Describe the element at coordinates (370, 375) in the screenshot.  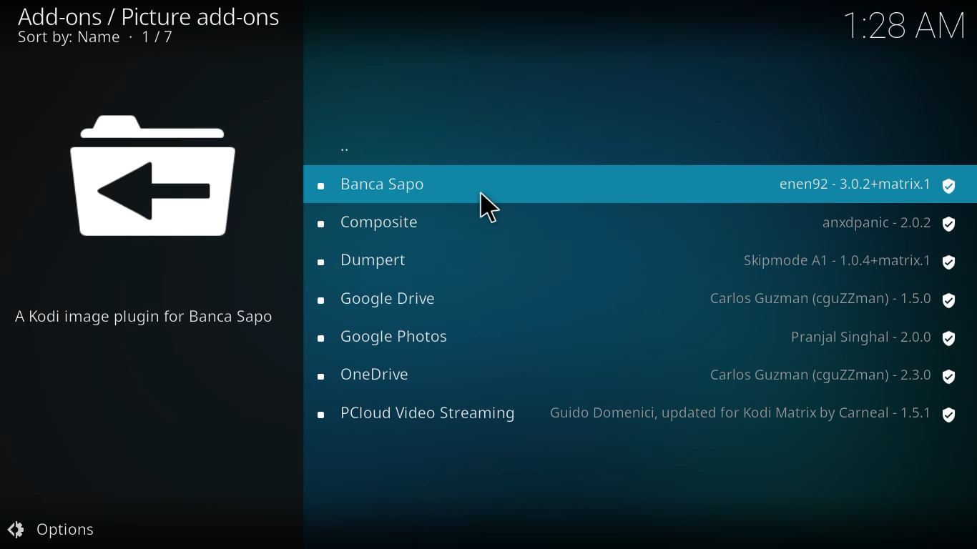
I see `one drive` at that location.